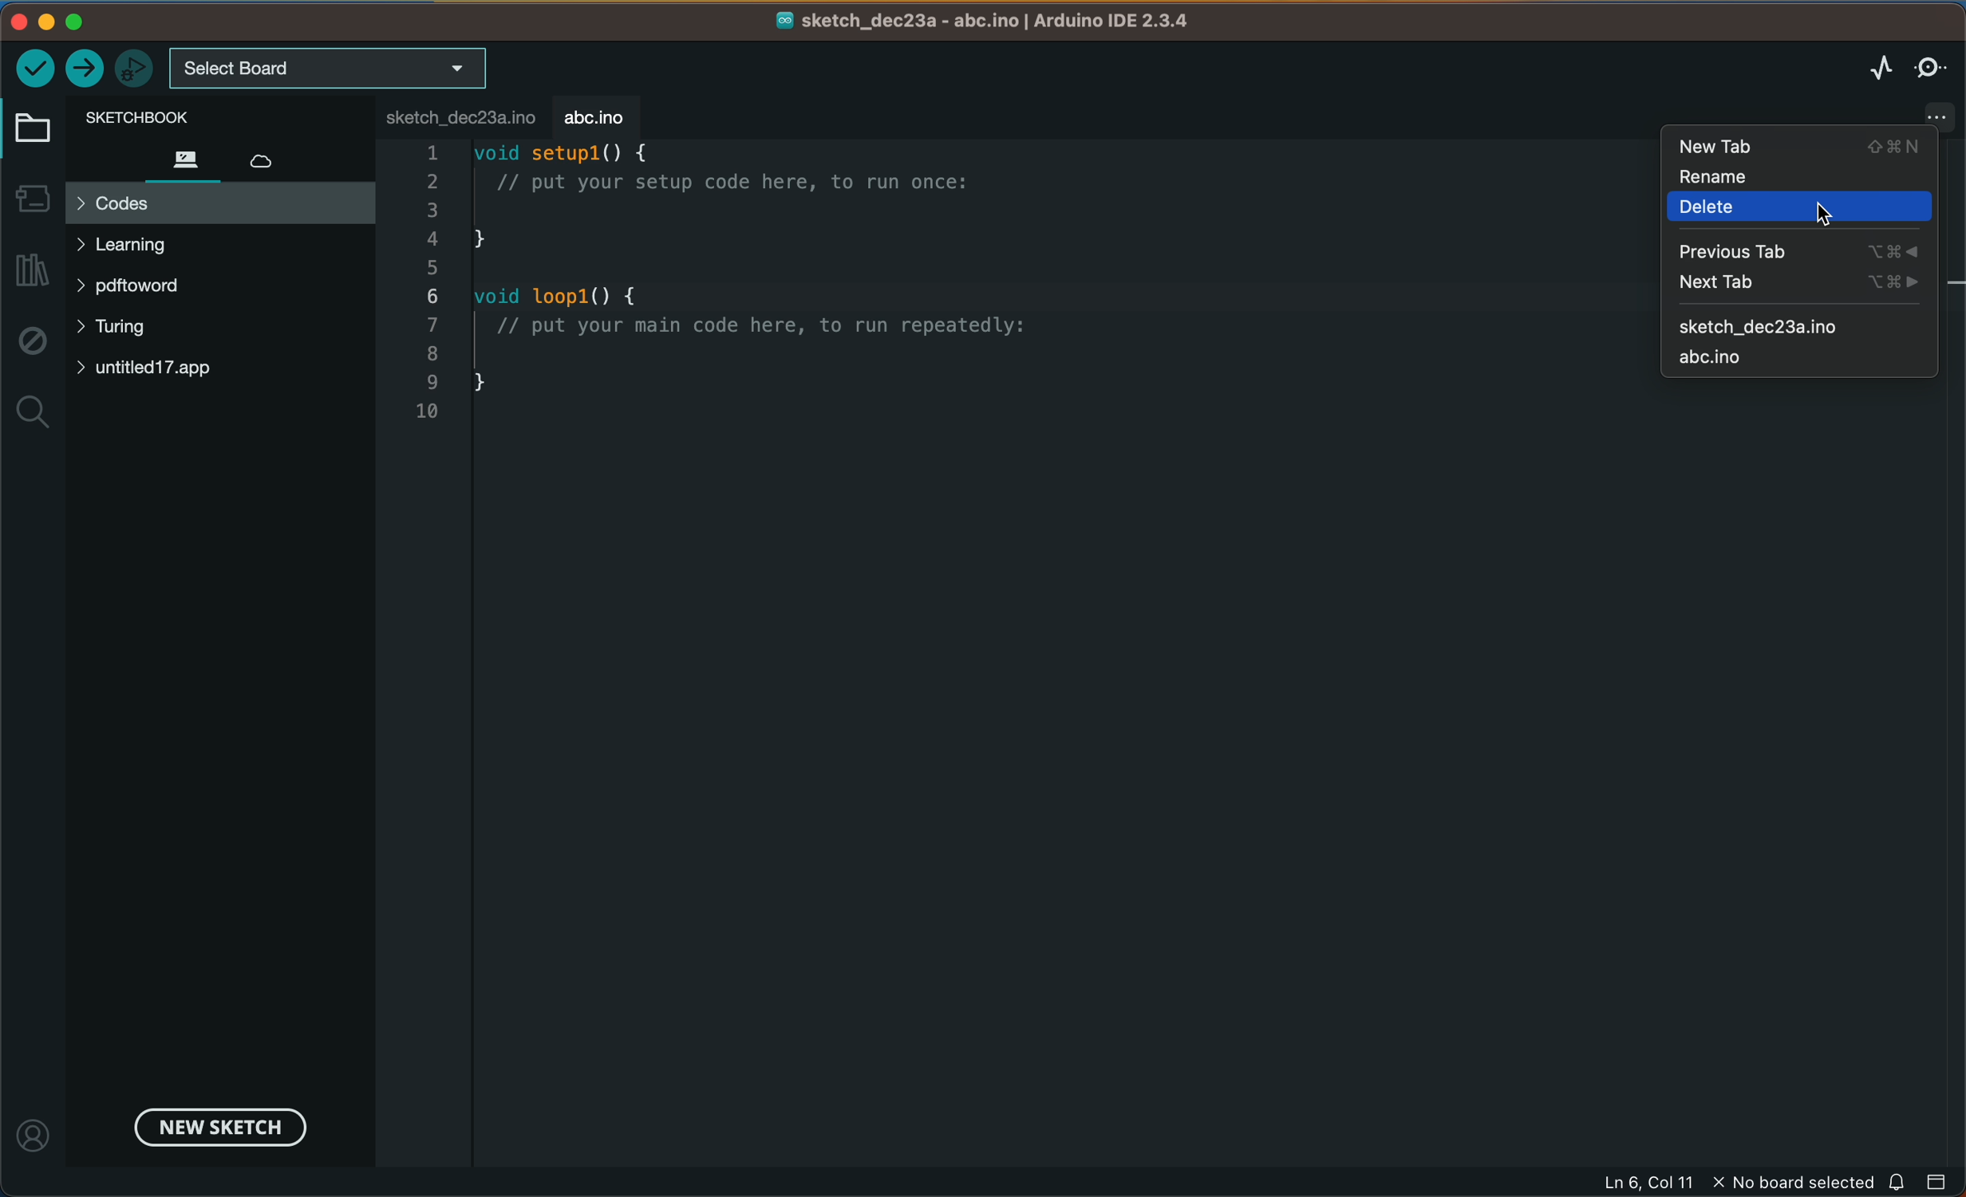 The height and width of the screenshot is (1197, 1966). I want to click on board manager, so click(33, 198).